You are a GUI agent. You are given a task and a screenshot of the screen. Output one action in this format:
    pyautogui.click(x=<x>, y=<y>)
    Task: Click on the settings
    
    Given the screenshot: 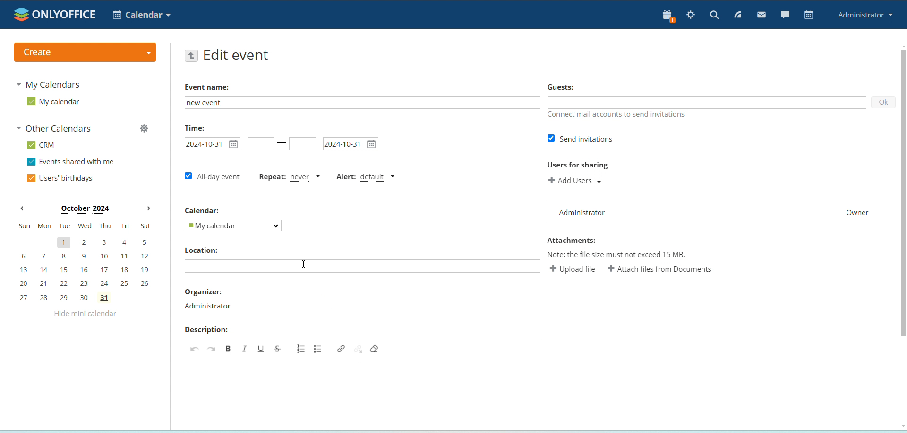 What is the action you would take?
    pyautogui.click(x=691, y=16)
    